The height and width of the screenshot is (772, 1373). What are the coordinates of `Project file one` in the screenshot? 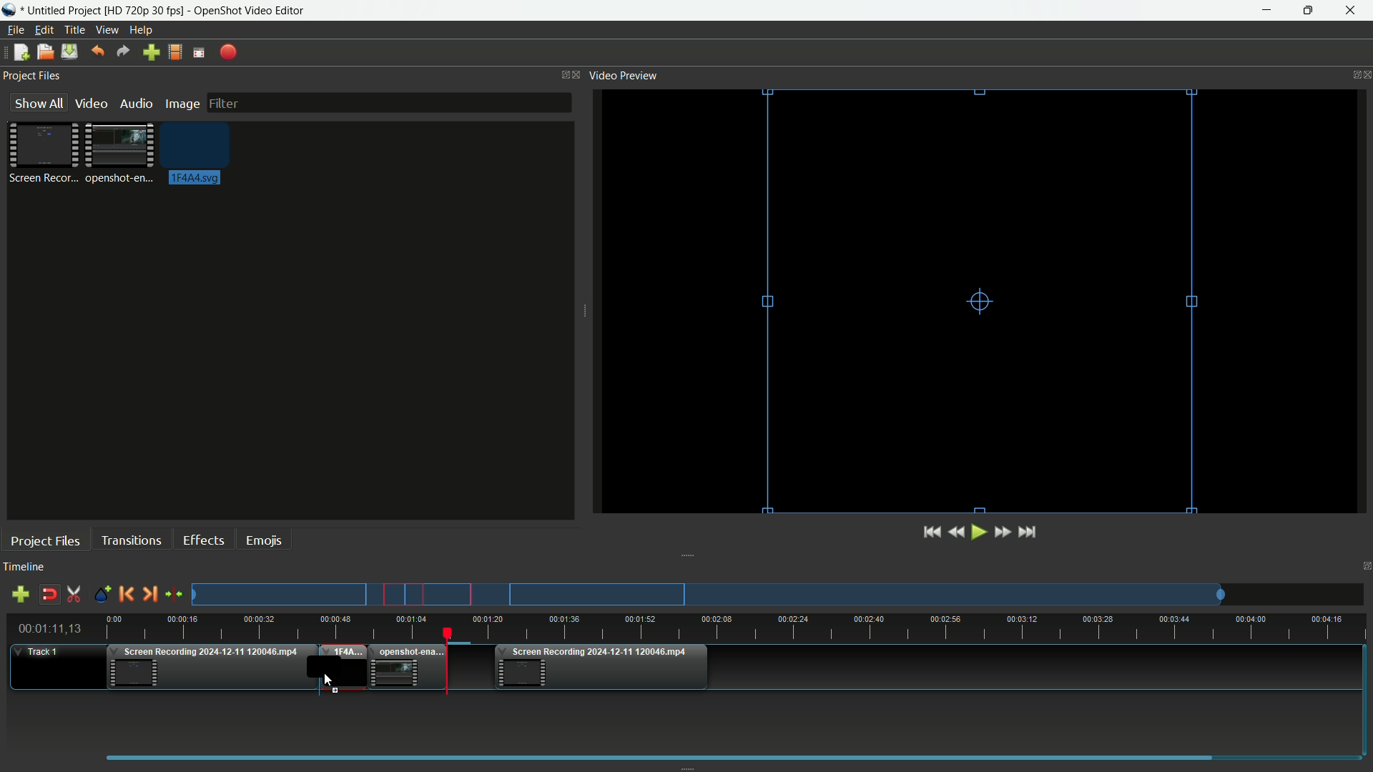 It's located at (46, 152).